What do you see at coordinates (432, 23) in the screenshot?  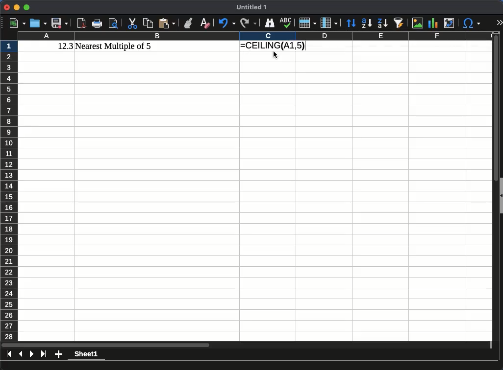 I see `chart` at bounding box center [432, 23].